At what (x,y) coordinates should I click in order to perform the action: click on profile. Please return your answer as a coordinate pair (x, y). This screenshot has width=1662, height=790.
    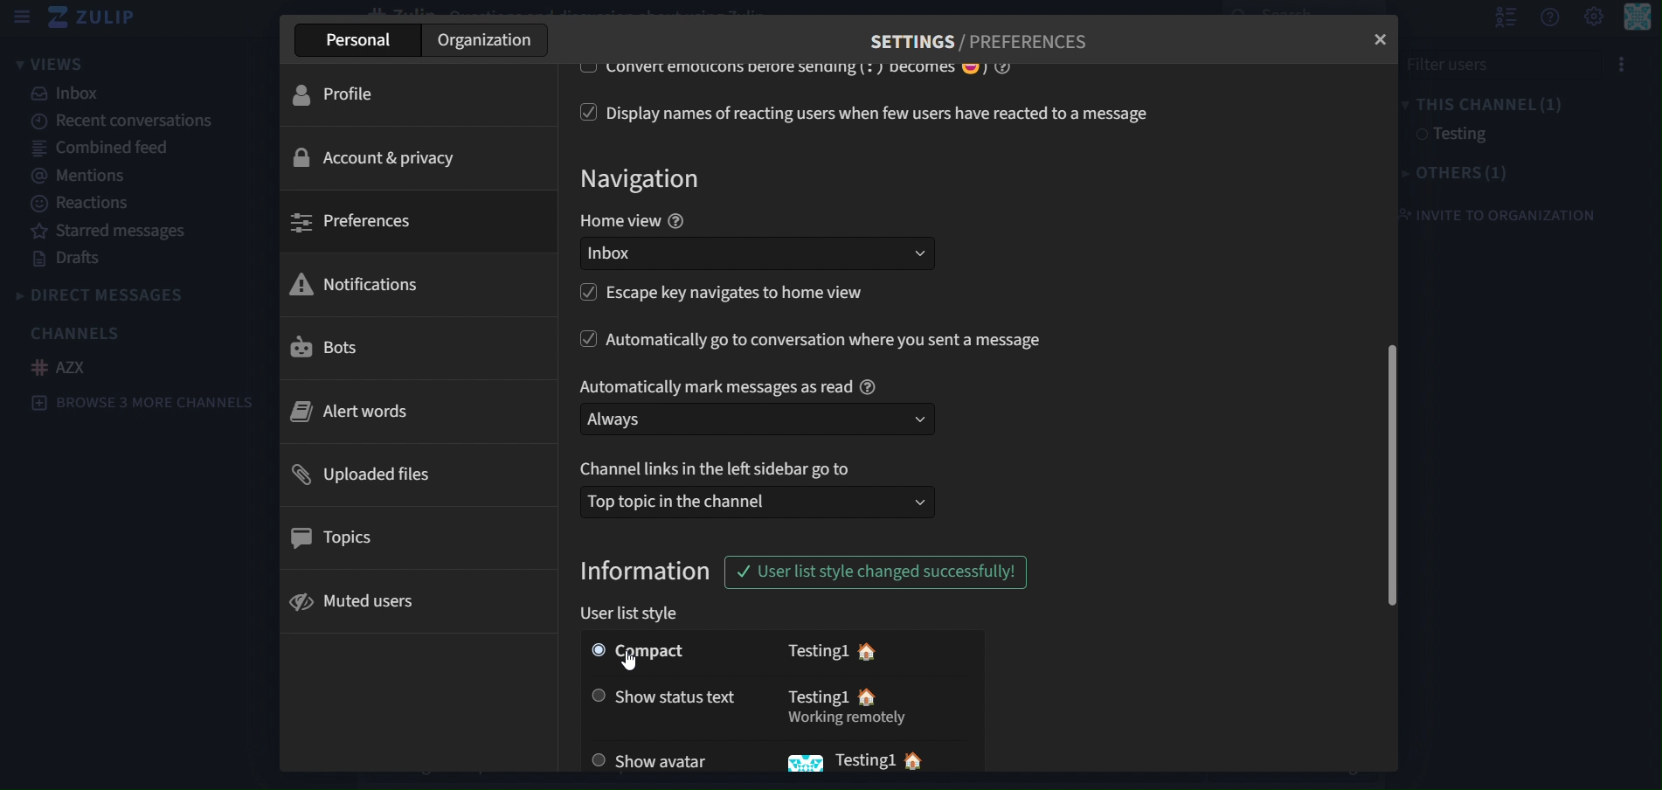
    Looking at the image, I should click on (347, 93).